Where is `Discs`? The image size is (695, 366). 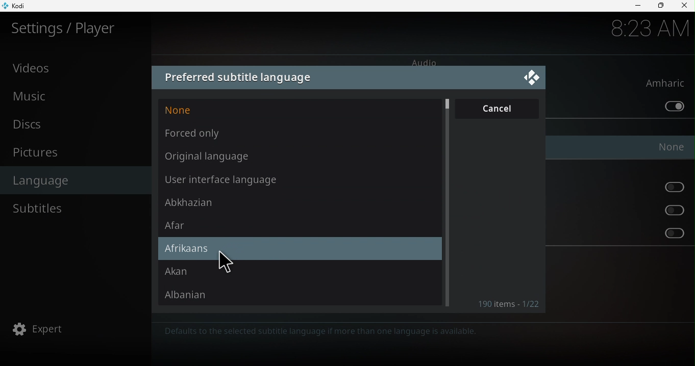 Discs is located at coordinates (71, 126).